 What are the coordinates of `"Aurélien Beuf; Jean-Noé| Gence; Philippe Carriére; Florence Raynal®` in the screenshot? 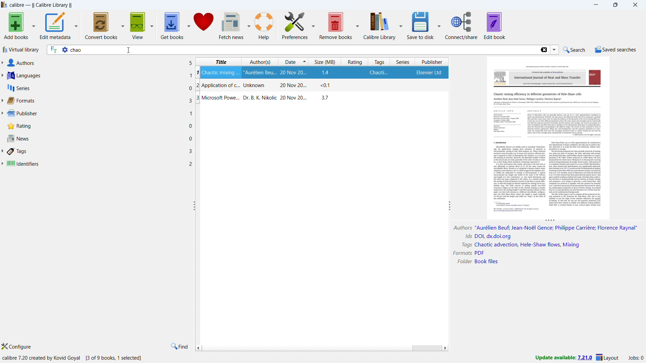 It's located at (558, 228).